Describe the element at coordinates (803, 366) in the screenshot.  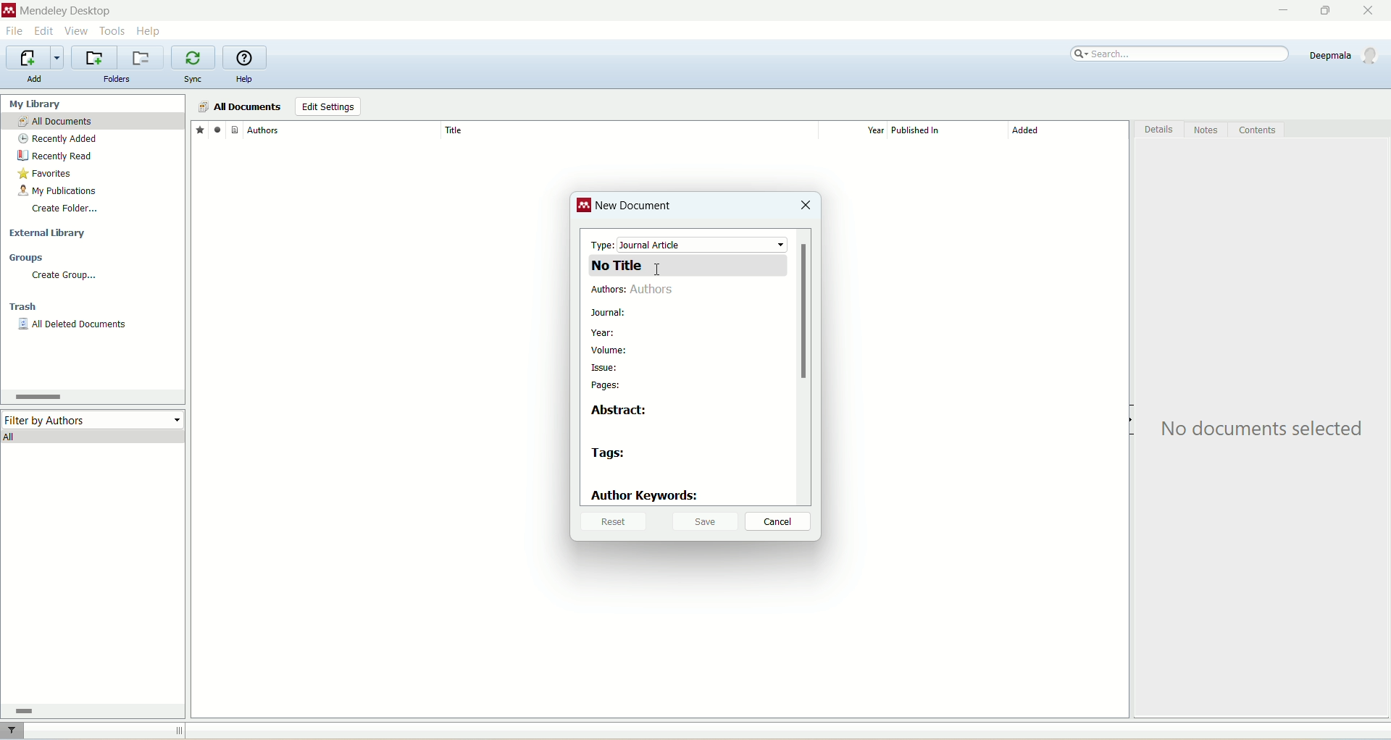
I see `vertical scroll bar` at that location.